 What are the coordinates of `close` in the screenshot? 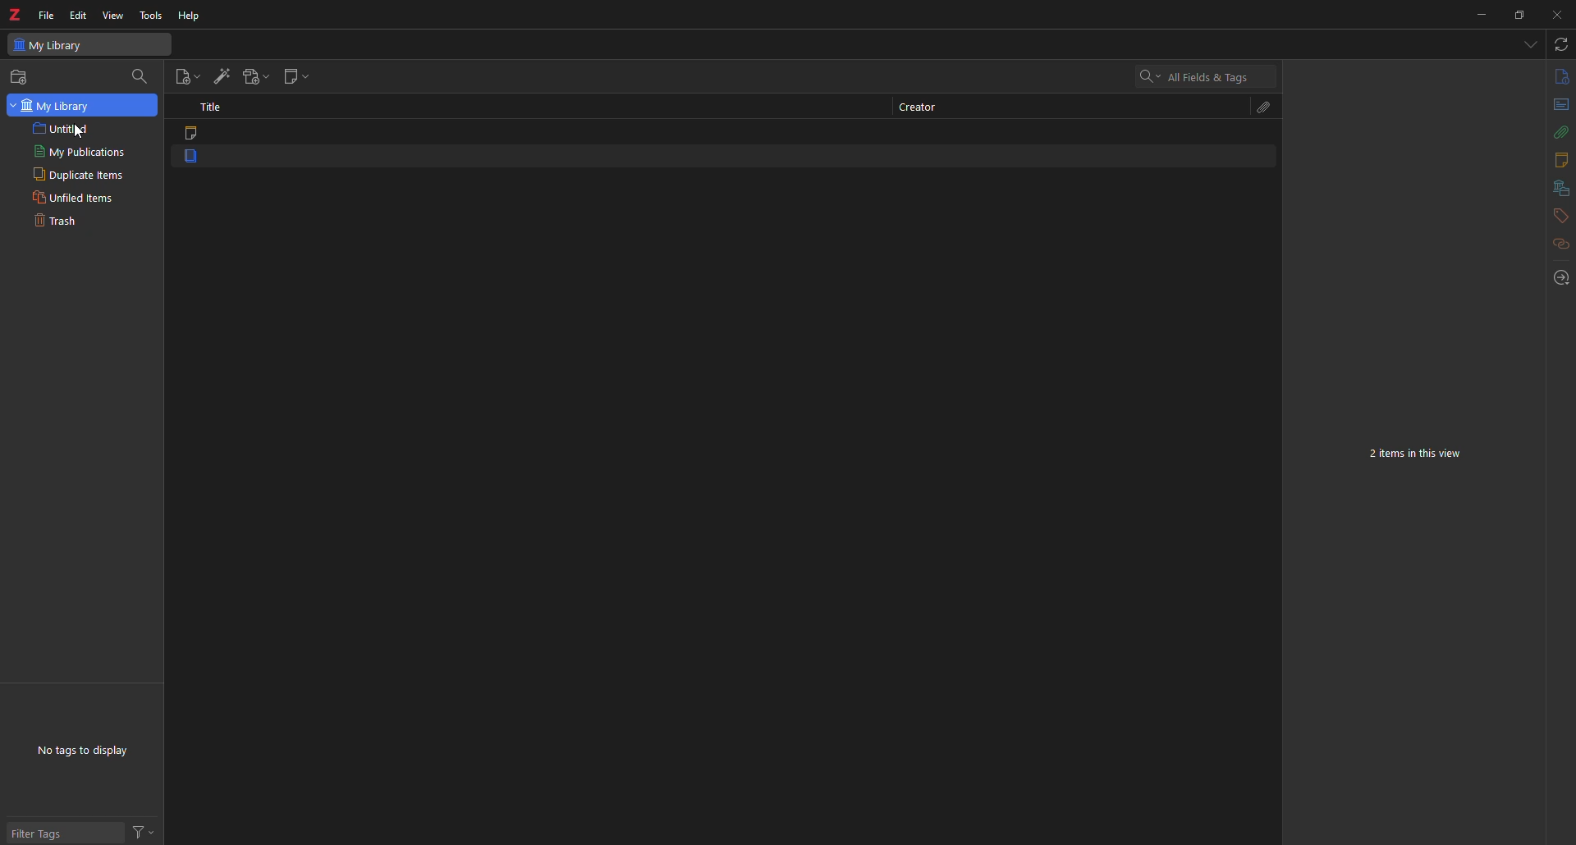 It's located at (1560, 17).